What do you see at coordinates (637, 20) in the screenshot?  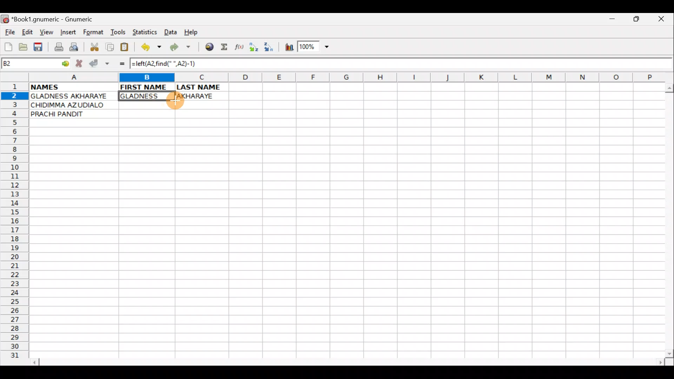 I see `Maximize` at bounding box center [637, 20].